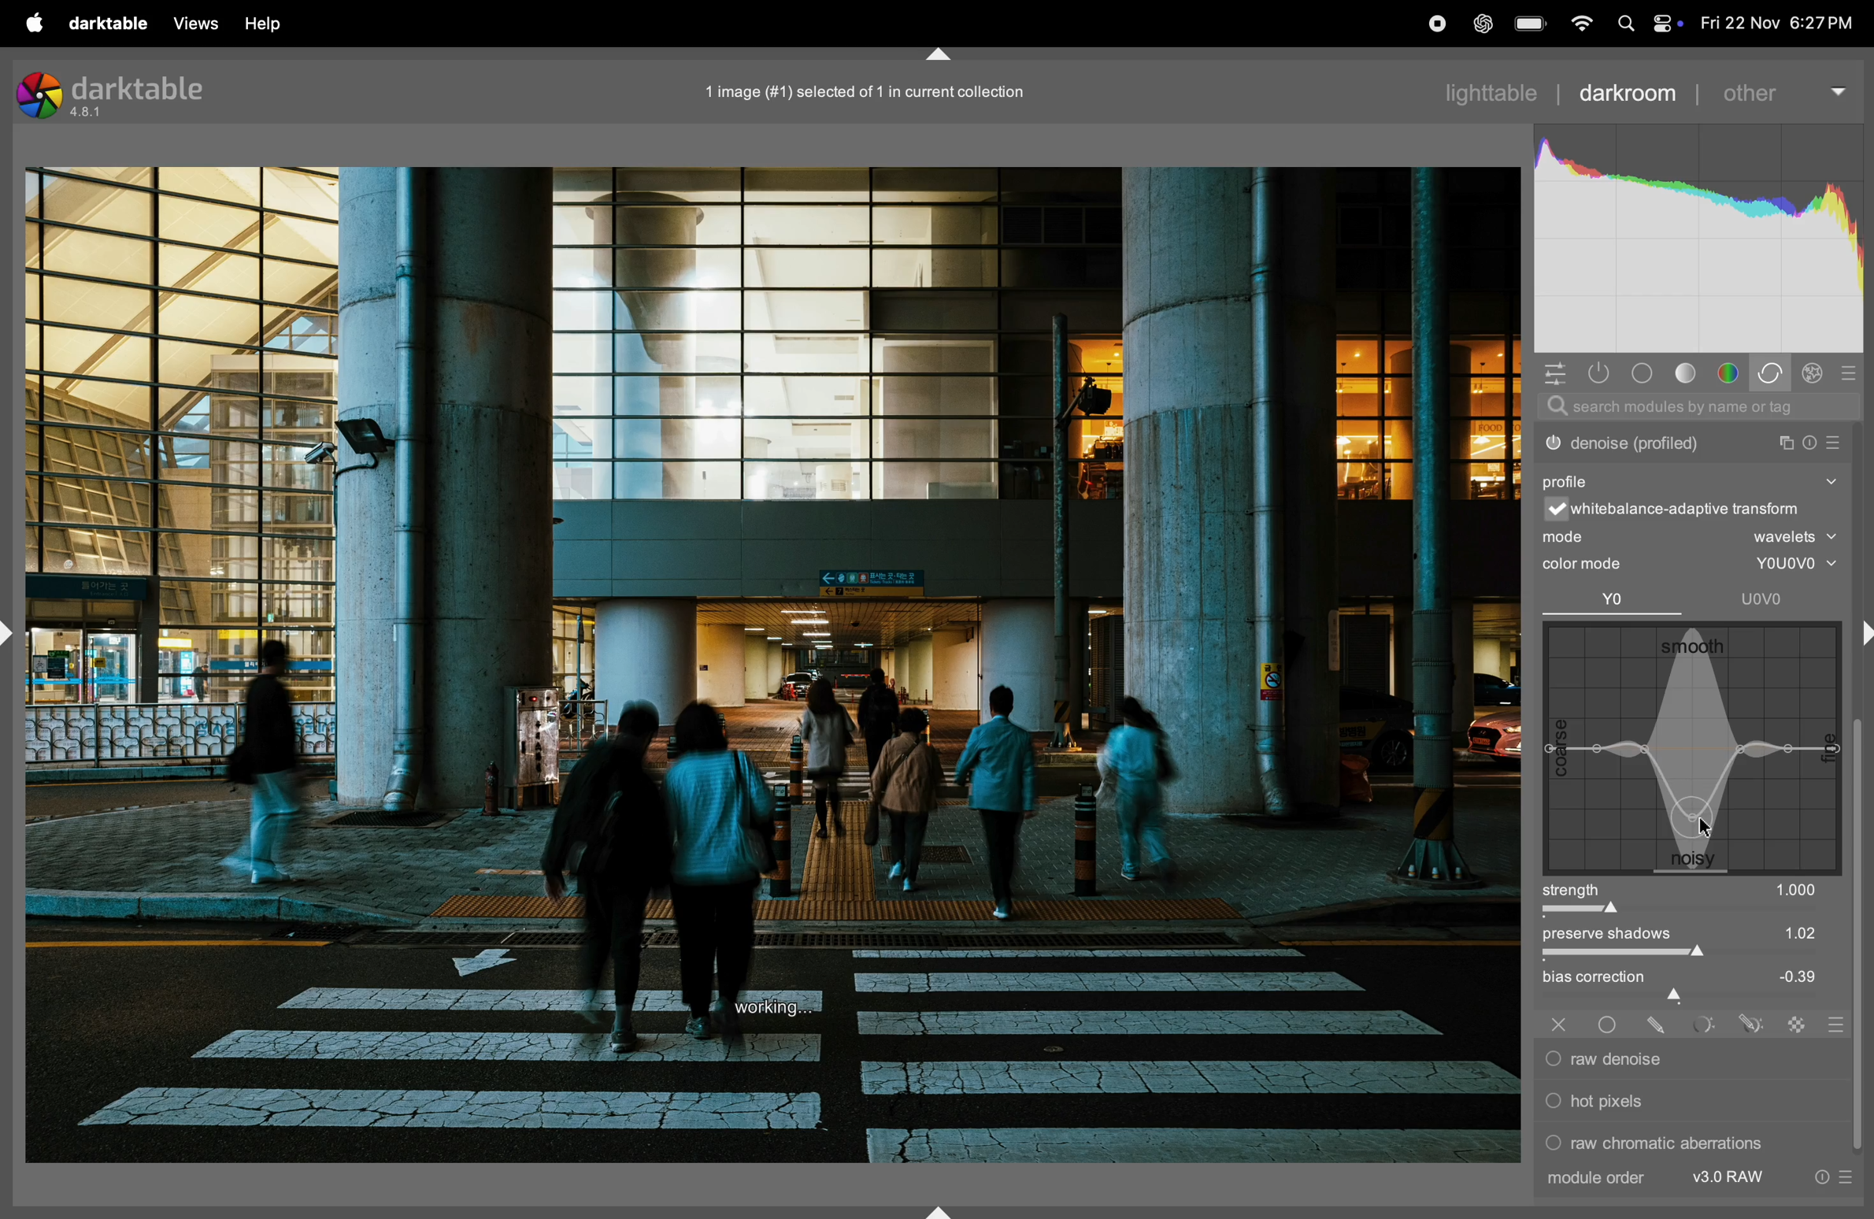 The width and height of the screenshot is (1874, 1219). I want to click on show only active modes, so click(1602, 374).